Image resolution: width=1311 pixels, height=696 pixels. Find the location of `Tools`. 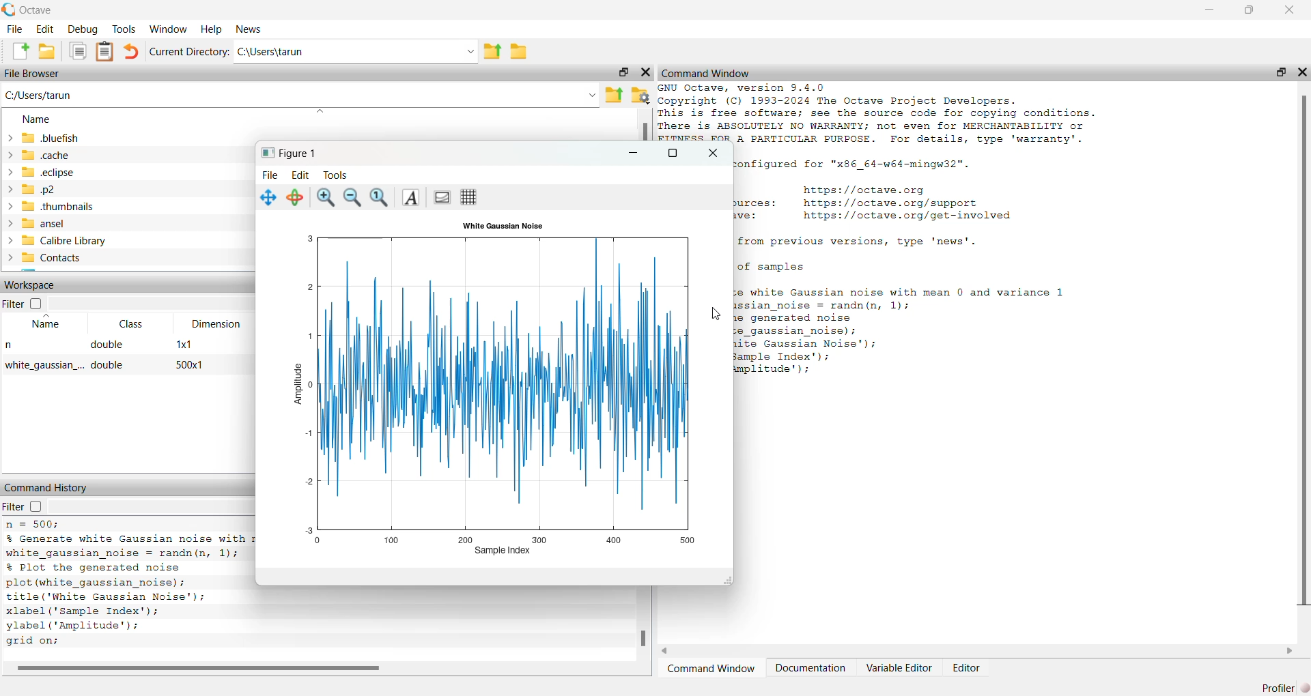

Tools is located at coordinates (122, 29).